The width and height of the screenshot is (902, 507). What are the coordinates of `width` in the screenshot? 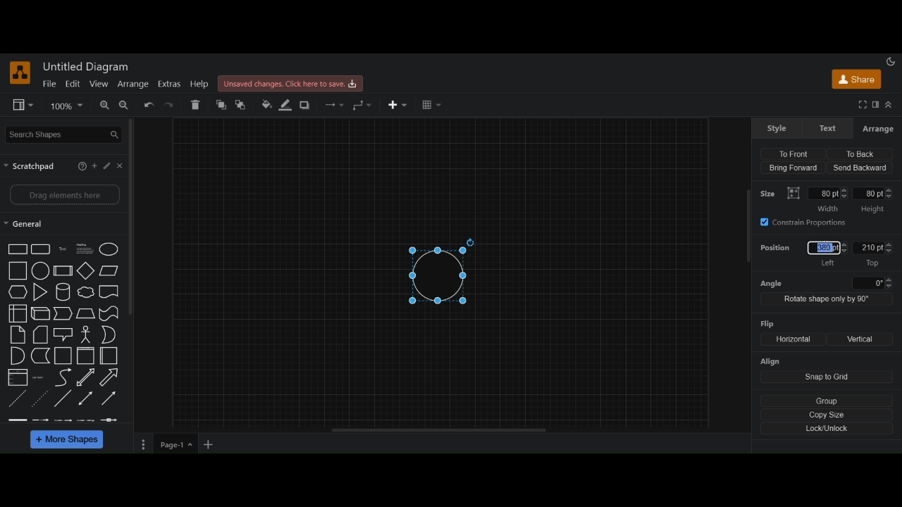 It's located at (828, 199).